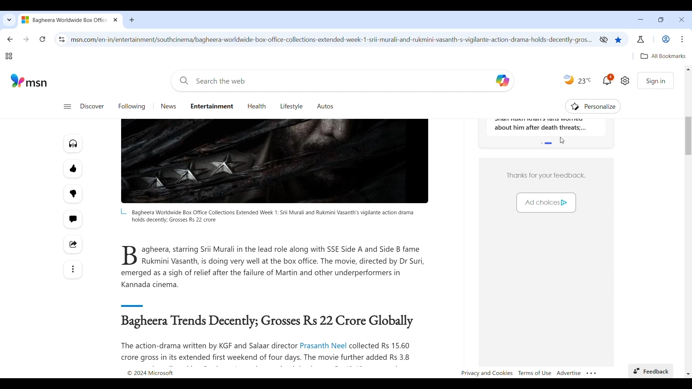 The width and height of the screenshot is (692, 389). Describe the element at coordinates (73, 194) in the screenshot. I see `Fewer like this article` at that location.